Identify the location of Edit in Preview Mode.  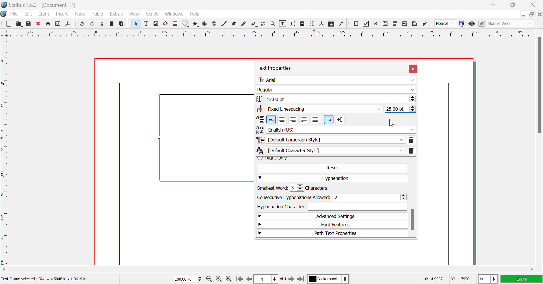
(482, 24).